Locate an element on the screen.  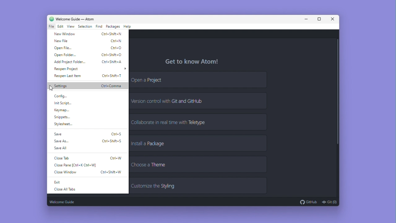
Open a project is located at coordinates (198, 80).